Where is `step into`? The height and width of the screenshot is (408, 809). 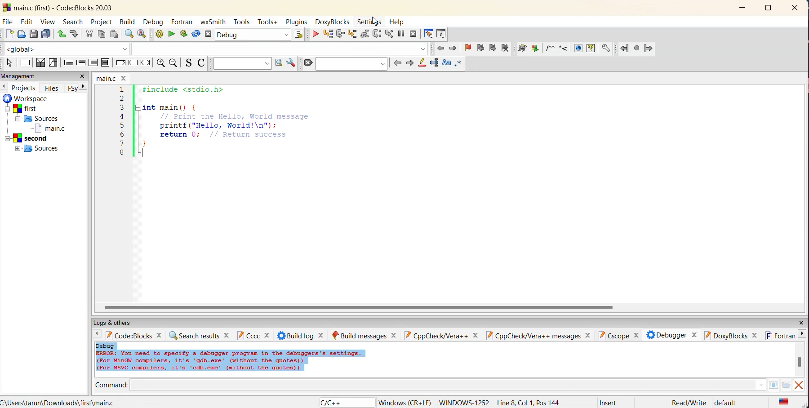
step into is located at coordinates (352, 34).